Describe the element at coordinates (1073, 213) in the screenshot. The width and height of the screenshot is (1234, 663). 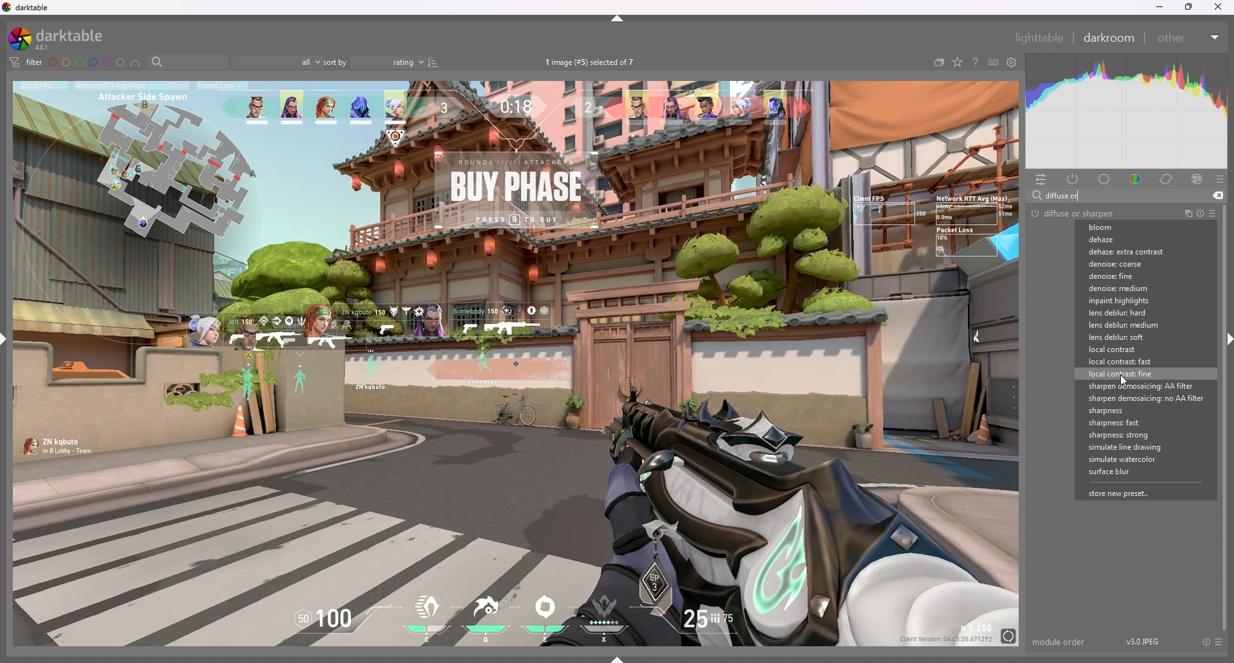
I see `diffuse or sharpen` at that location.